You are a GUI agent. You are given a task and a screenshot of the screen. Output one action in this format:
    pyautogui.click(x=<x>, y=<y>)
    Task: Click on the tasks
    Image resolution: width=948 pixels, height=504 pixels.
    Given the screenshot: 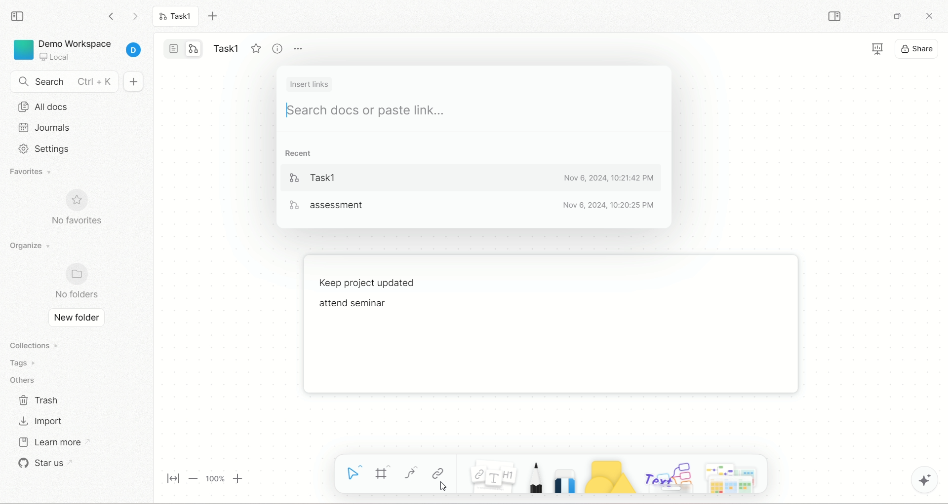 What is the action you would take?
    pyautogui.click(x=327, y=192)
    